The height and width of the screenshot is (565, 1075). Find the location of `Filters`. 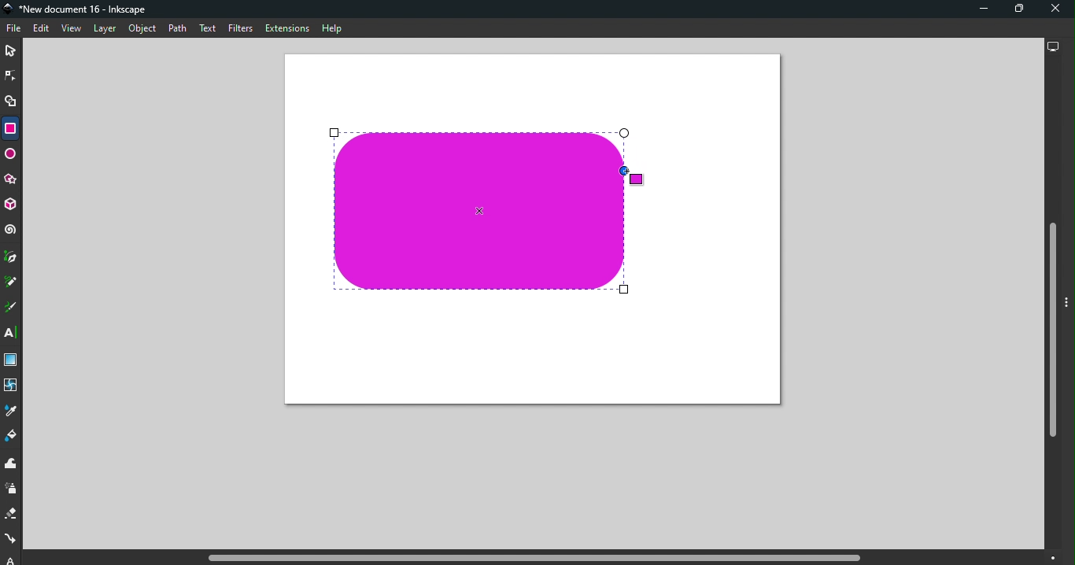

Filters is located at coordinates (241, 30).